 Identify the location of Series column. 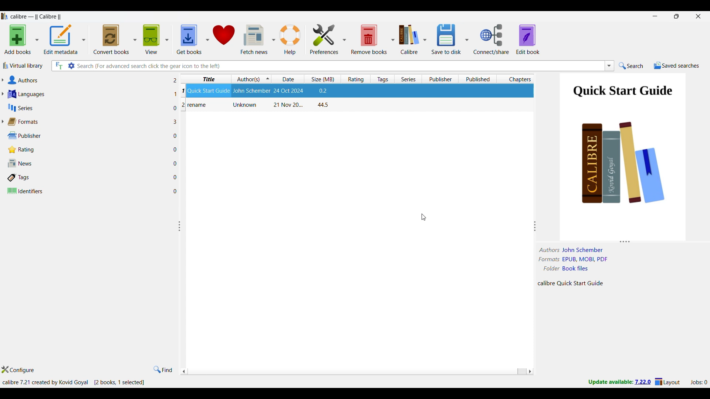
(408, 79).